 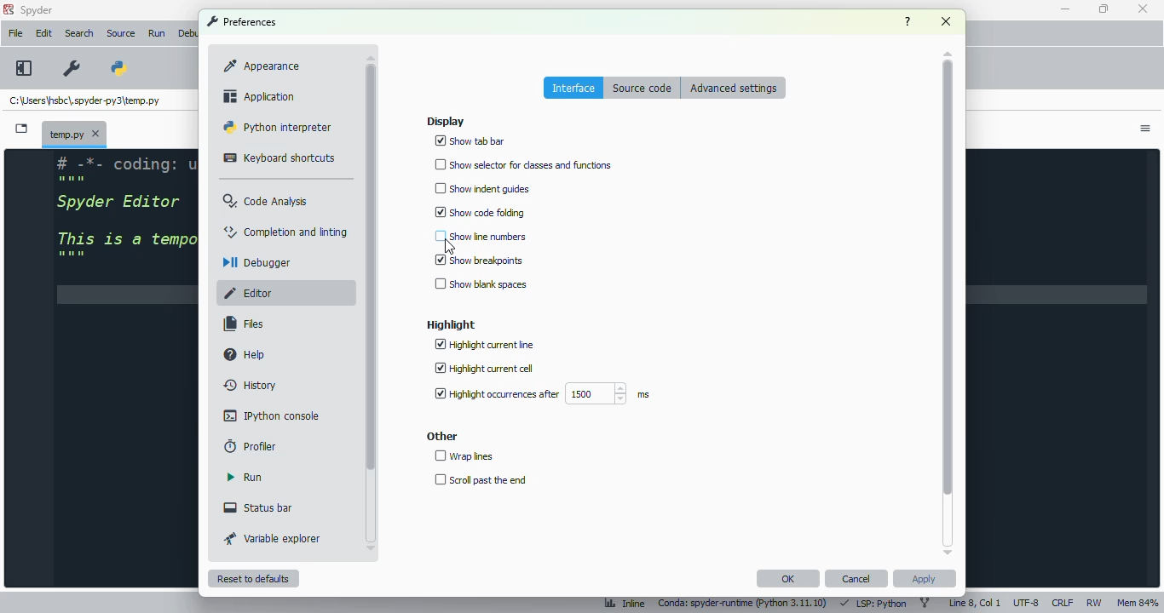 I want to click on debugger, so click(x=259, y=262).